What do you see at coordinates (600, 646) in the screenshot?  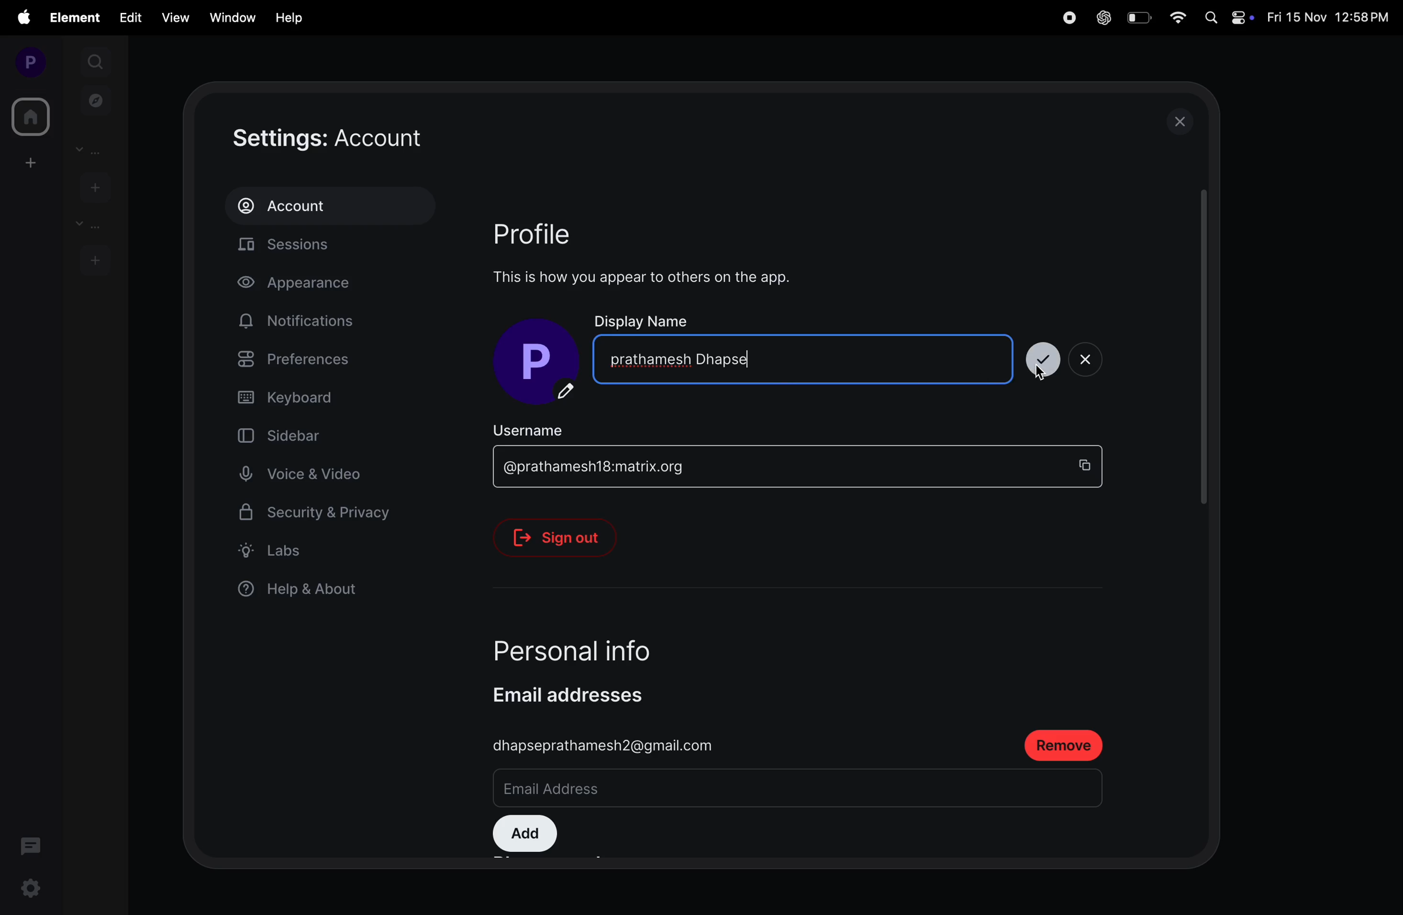 I see `personal info` at bounding box center [600, 646].